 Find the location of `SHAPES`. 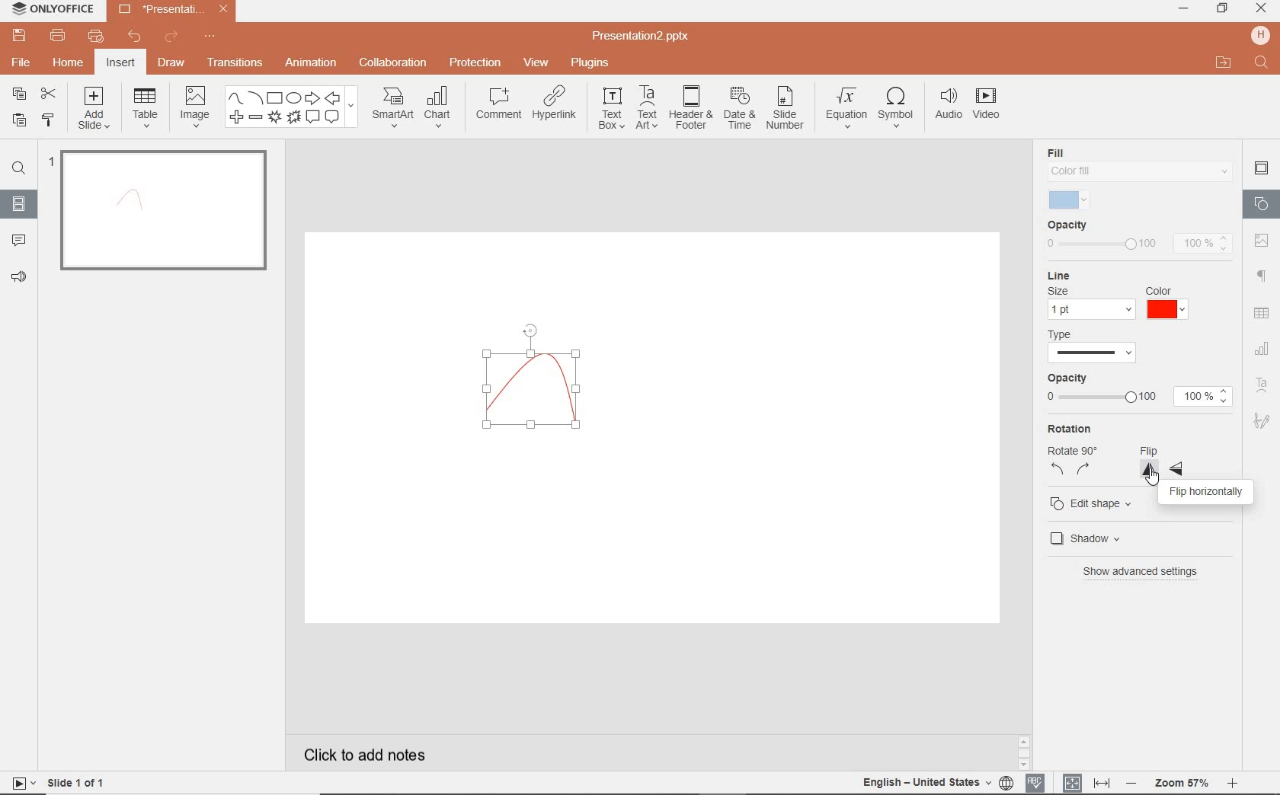

SHAPES is located at coordinates (294, 108).